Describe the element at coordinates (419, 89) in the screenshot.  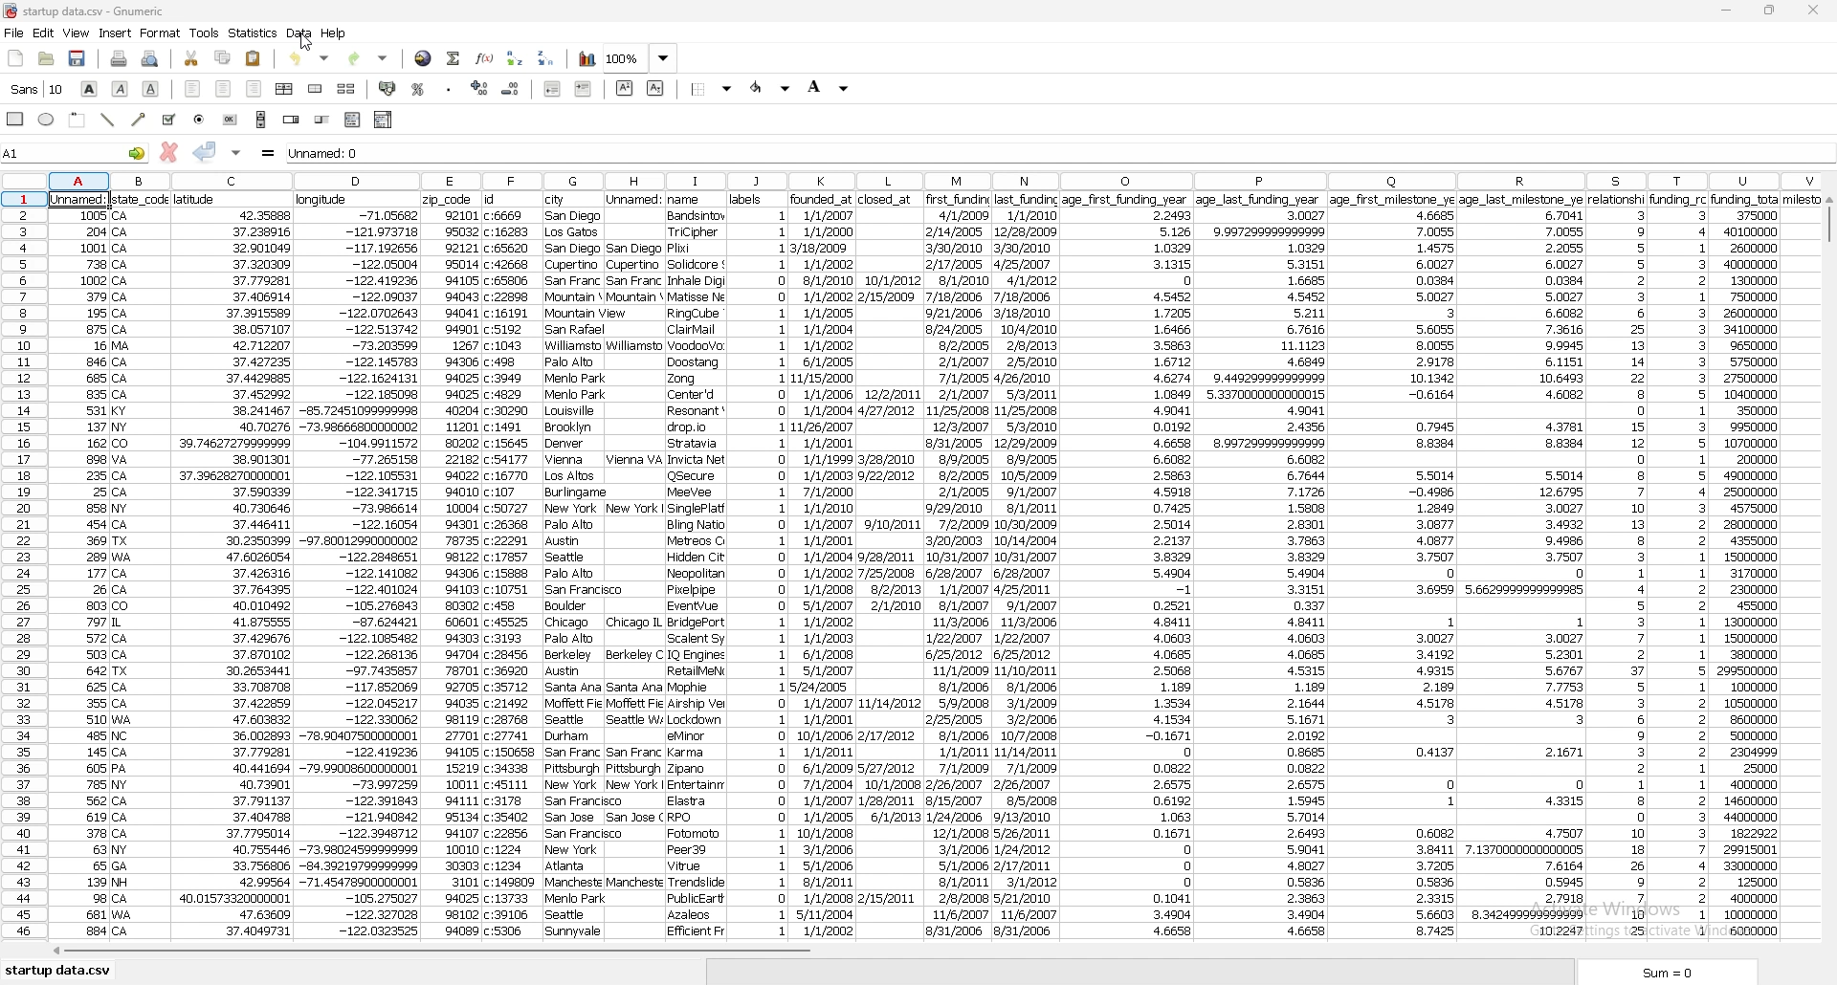
I see `percentage` at that location.